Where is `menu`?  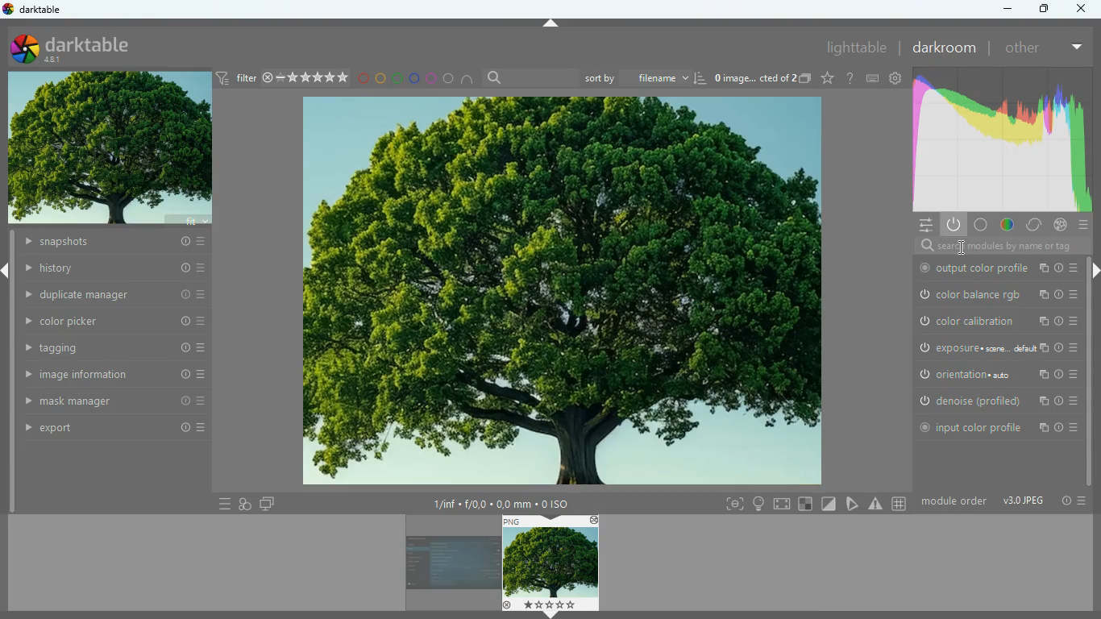 menu is located at coordinates (1082, 501).